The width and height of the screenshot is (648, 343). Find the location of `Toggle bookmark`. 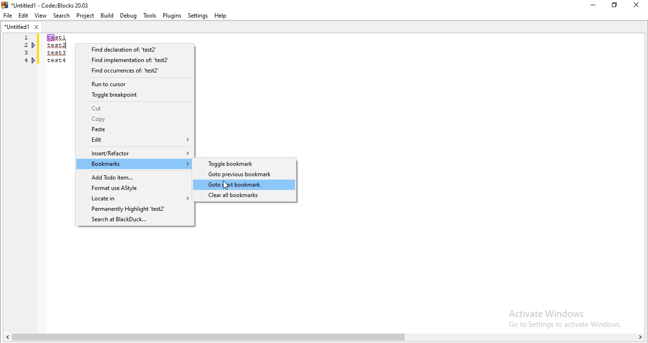

Toggle bookmark is located at coordinates (245, 164).